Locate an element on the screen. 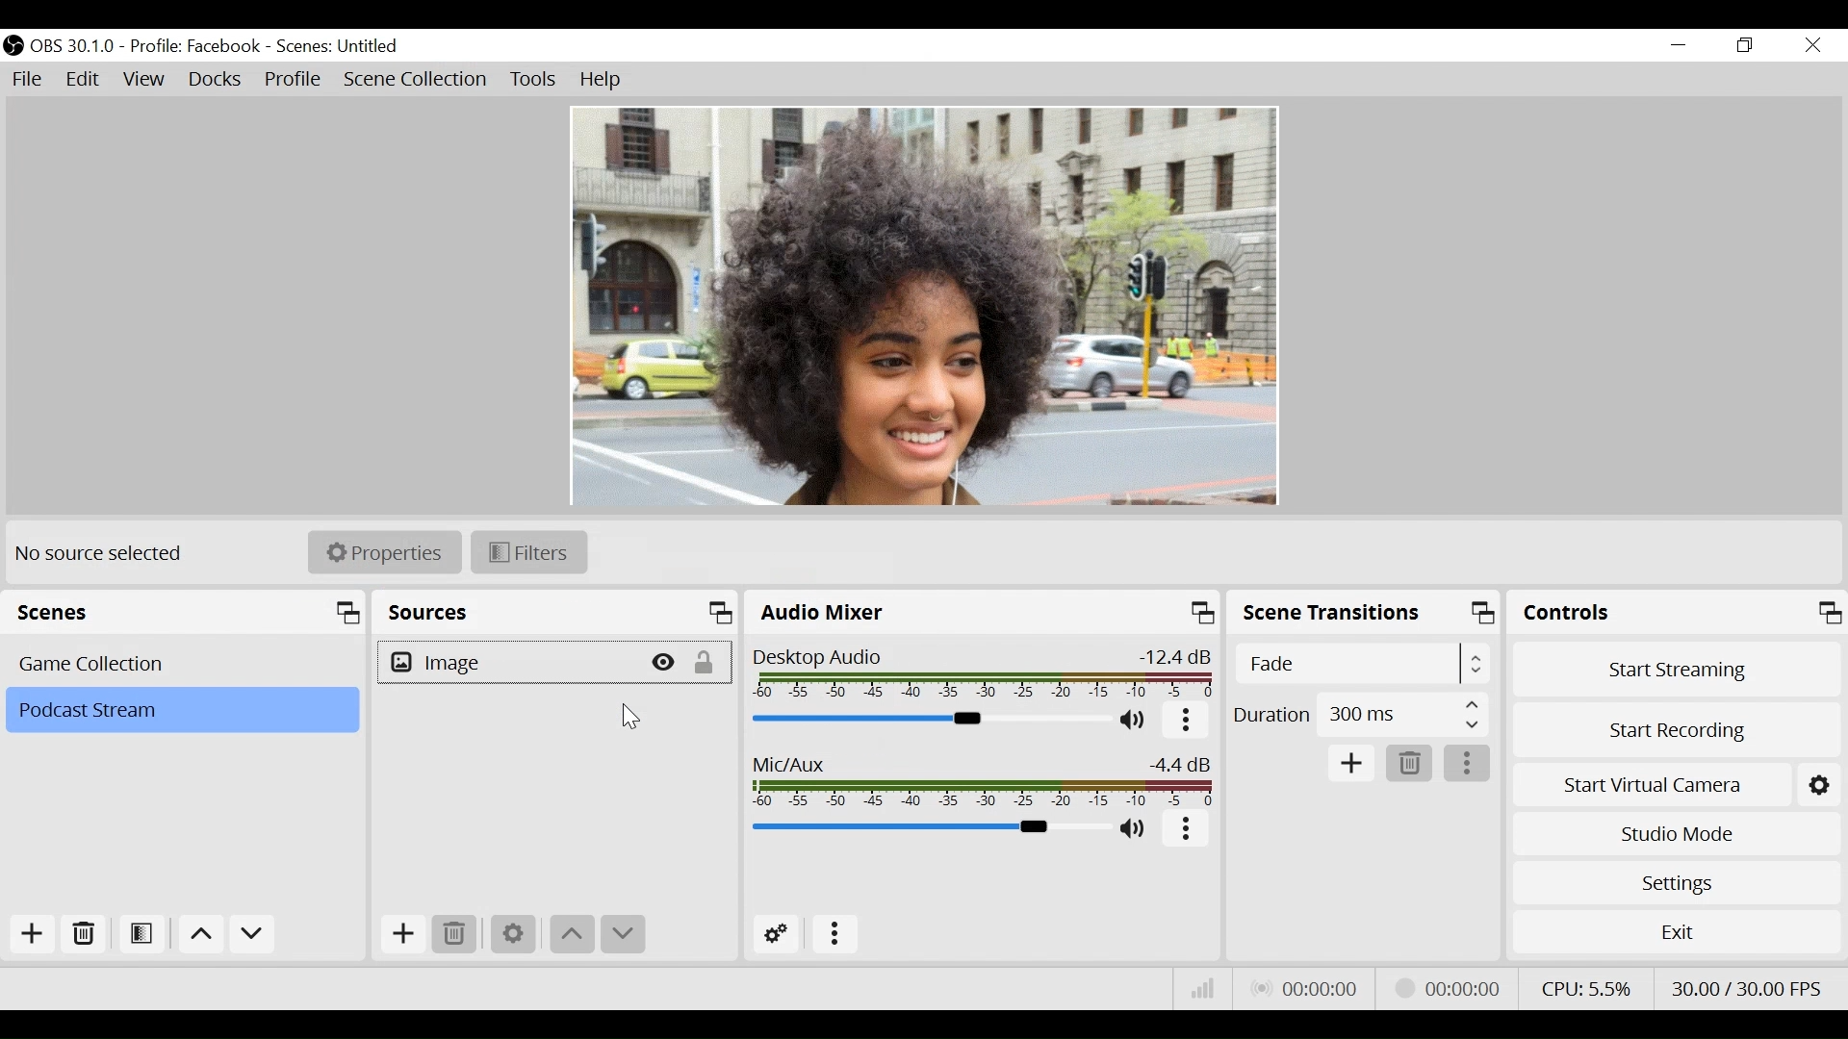  Scenes is located at coordinates (184, 612).